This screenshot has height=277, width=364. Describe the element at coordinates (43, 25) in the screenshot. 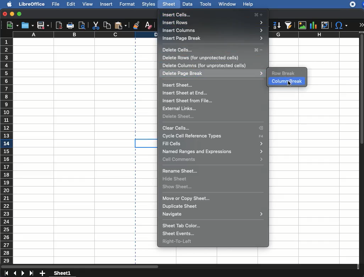

I see `save` at that location.